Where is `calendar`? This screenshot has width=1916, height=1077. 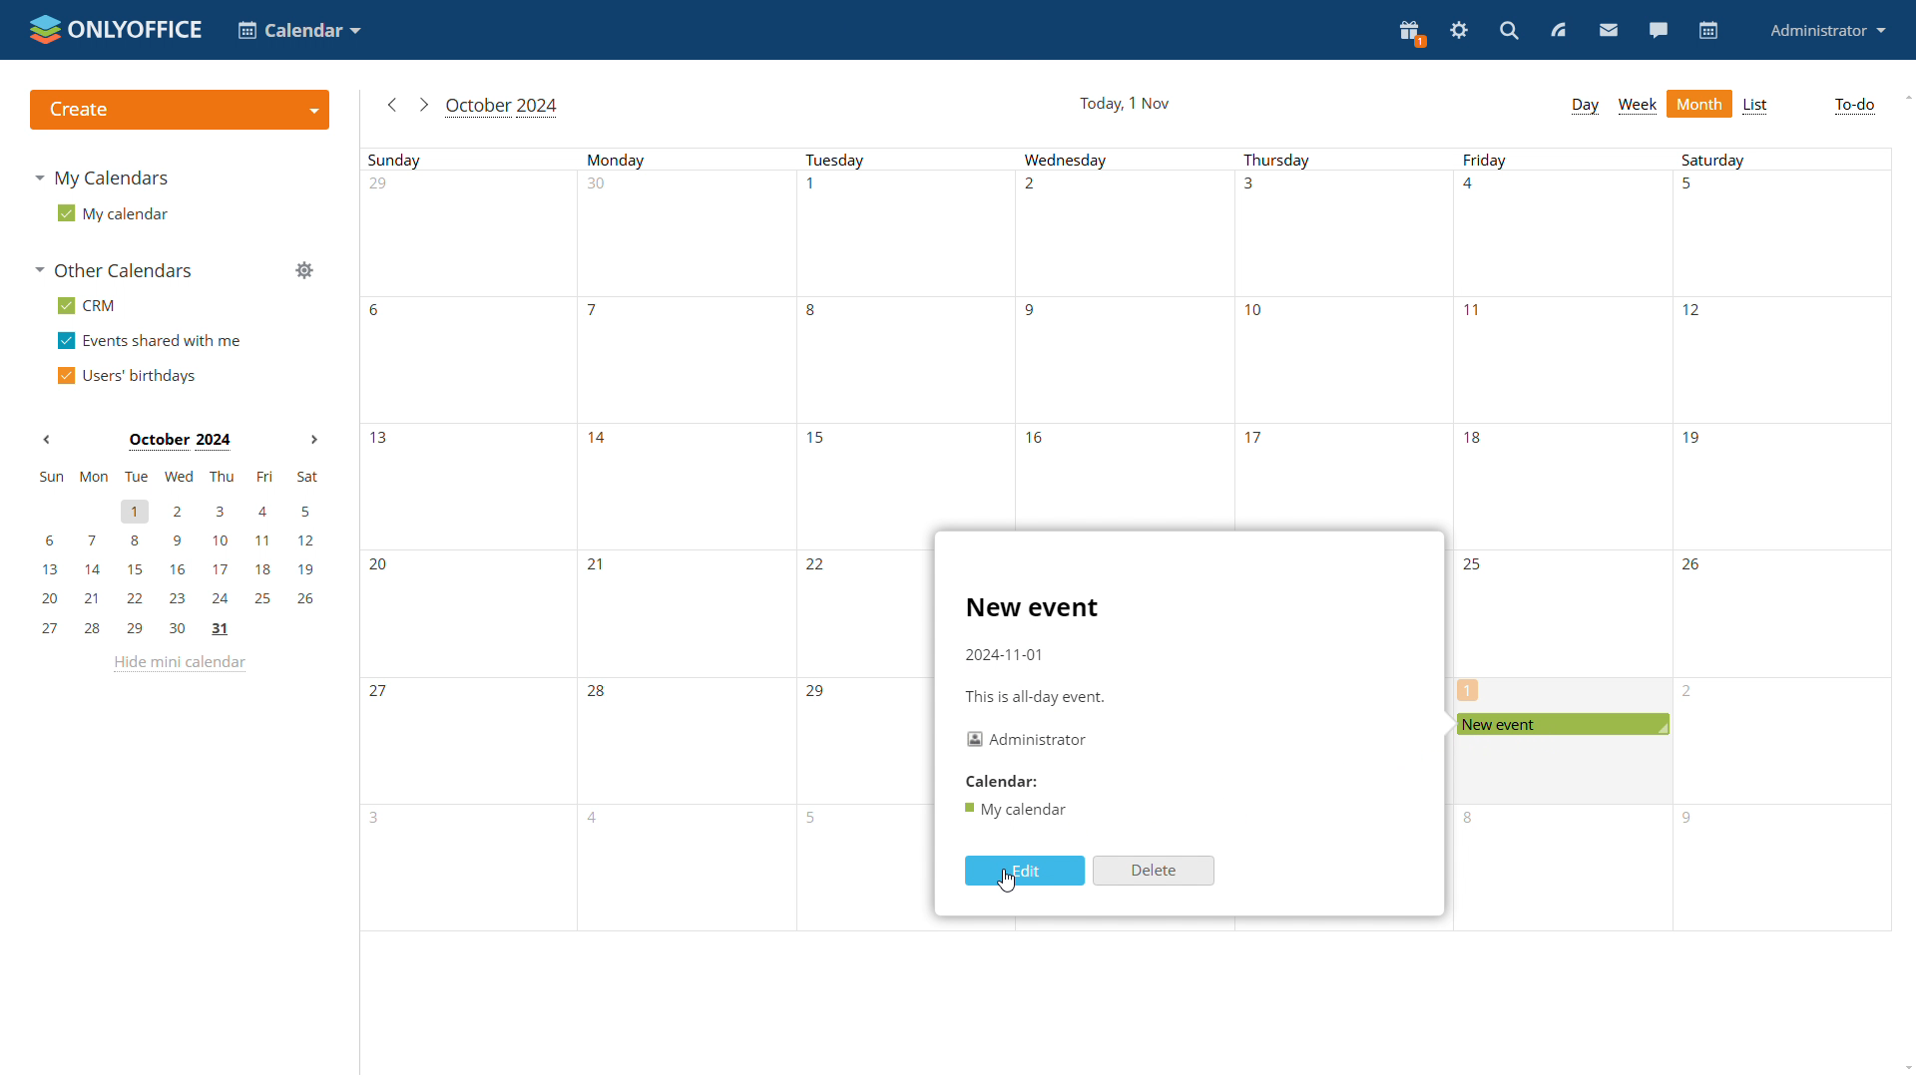
calendar is located at coordinates (1709, 31).